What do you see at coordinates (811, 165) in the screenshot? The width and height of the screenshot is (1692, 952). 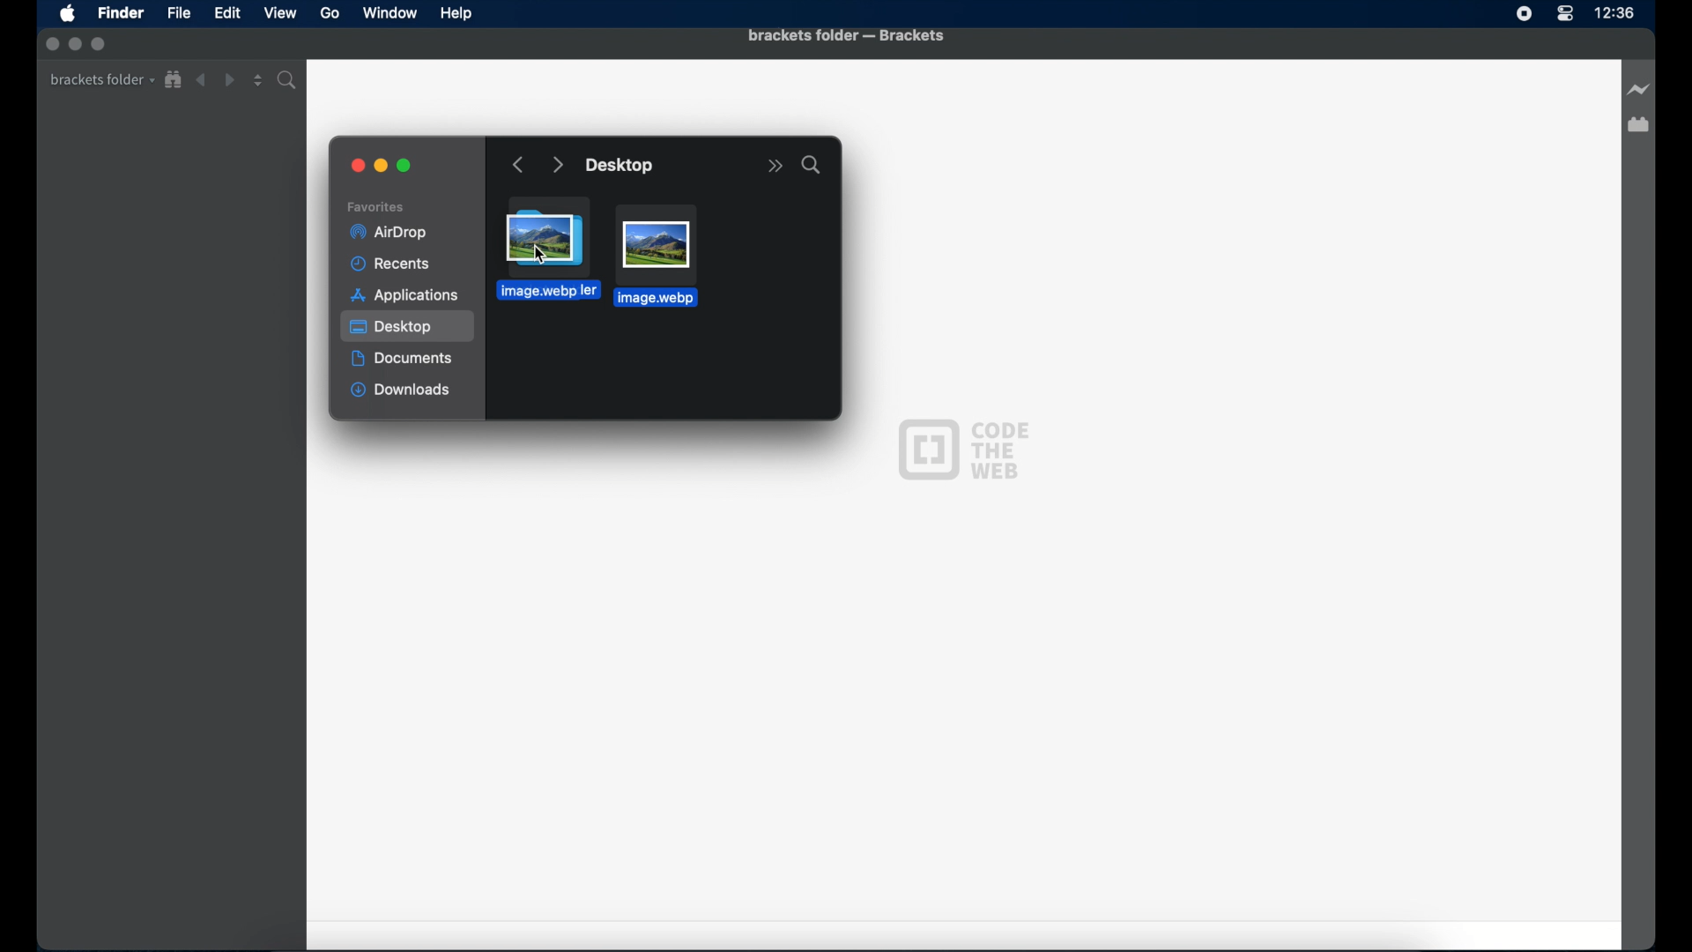 I see `search` at bounding box center [811, 165].